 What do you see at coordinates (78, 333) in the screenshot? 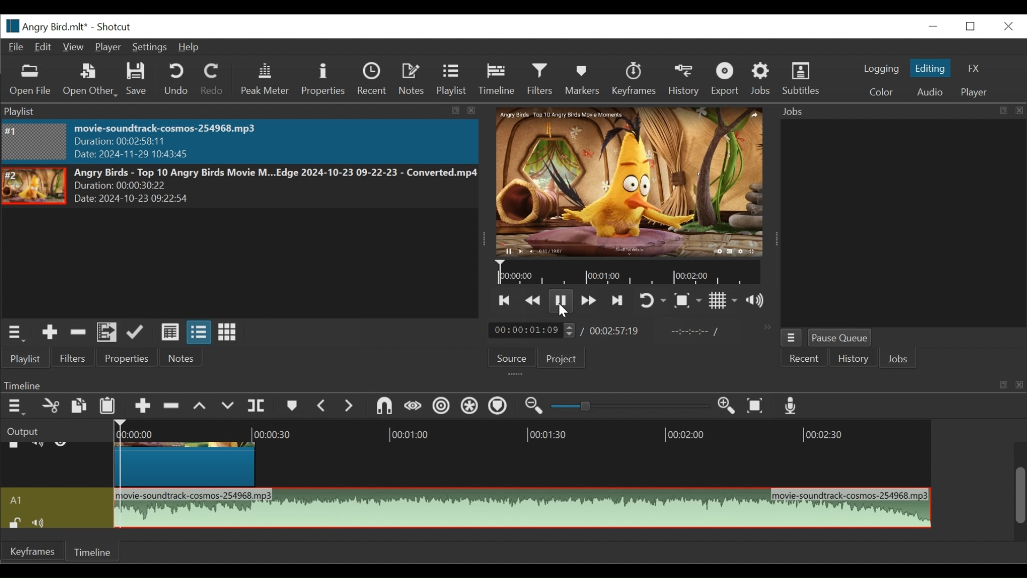
I see `Remove cut` at bounding box center [78, 333].